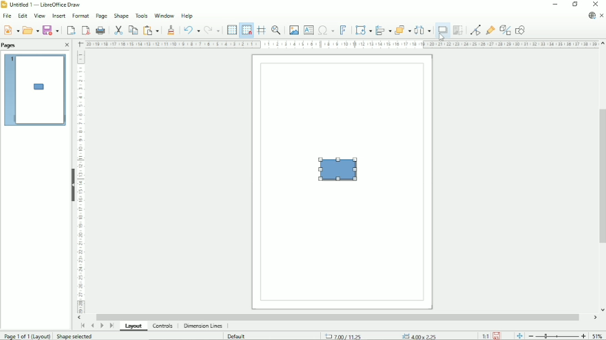 The image size is (606, 340). What do you see at coordinates (133, 30) in the screenshot?
I see `Copy` at bounding box center [133, 30].